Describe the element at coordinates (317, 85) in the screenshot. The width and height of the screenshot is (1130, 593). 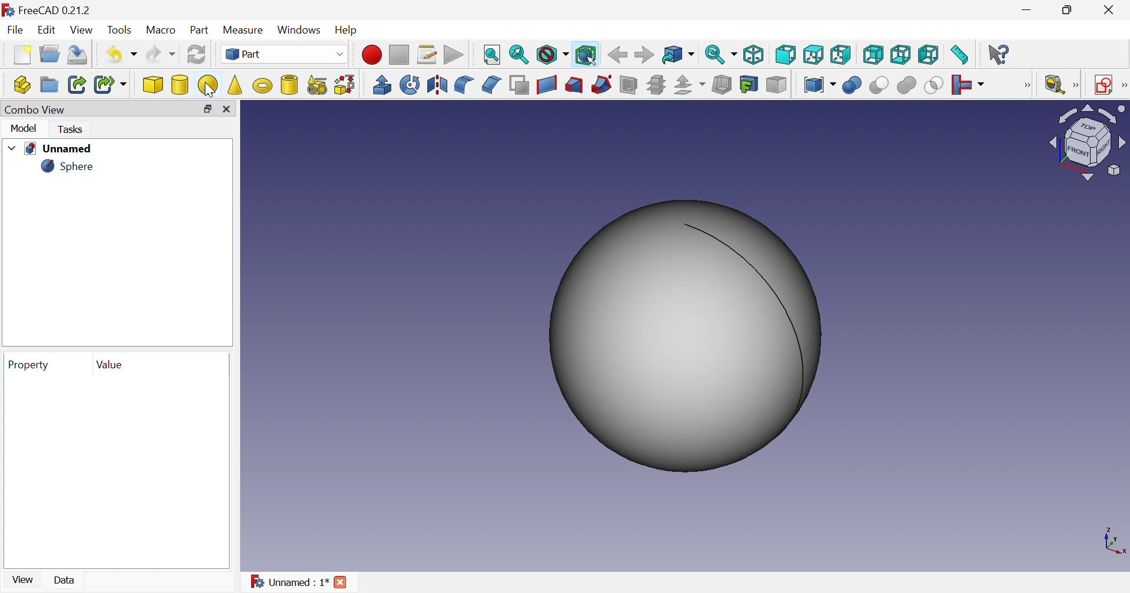
I see `Create primitives...` at that location.